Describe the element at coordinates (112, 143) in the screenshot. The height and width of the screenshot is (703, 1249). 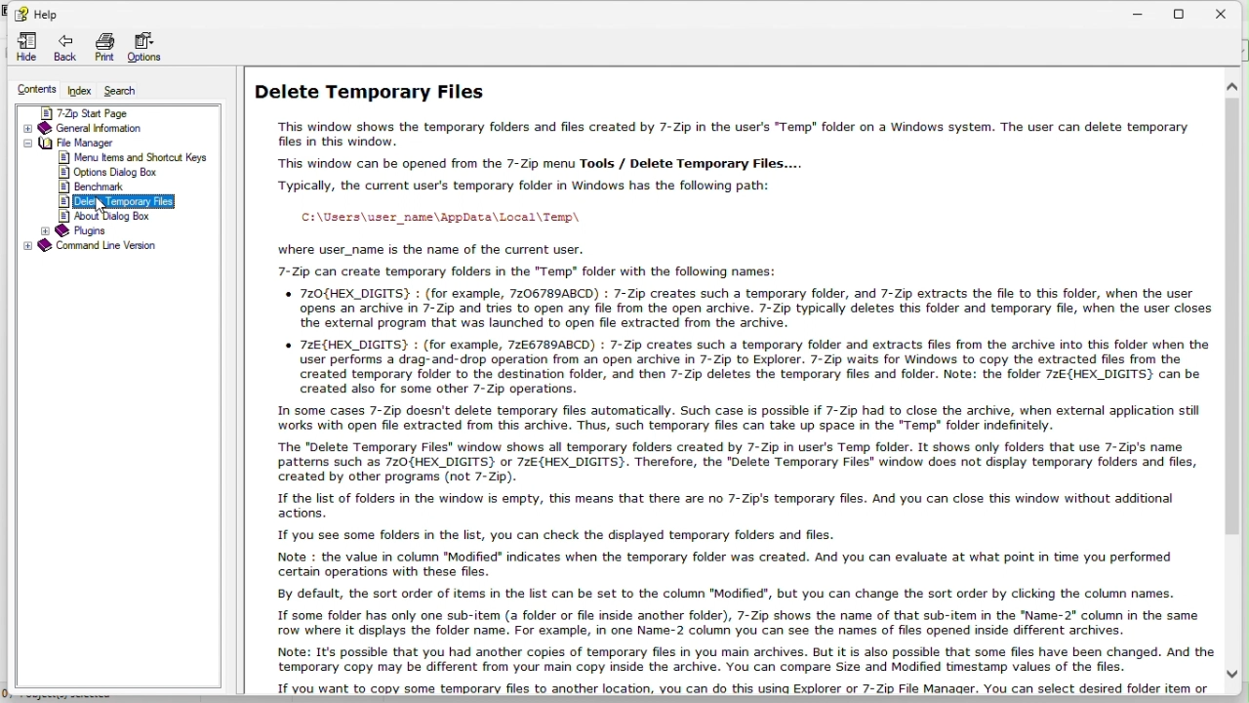
I see `File manager` at that location.